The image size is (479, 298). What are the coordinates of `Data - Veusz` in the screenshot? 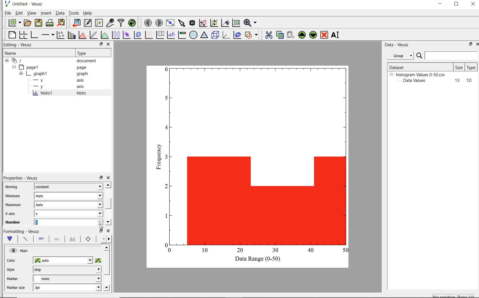 It's located at (398, 45).